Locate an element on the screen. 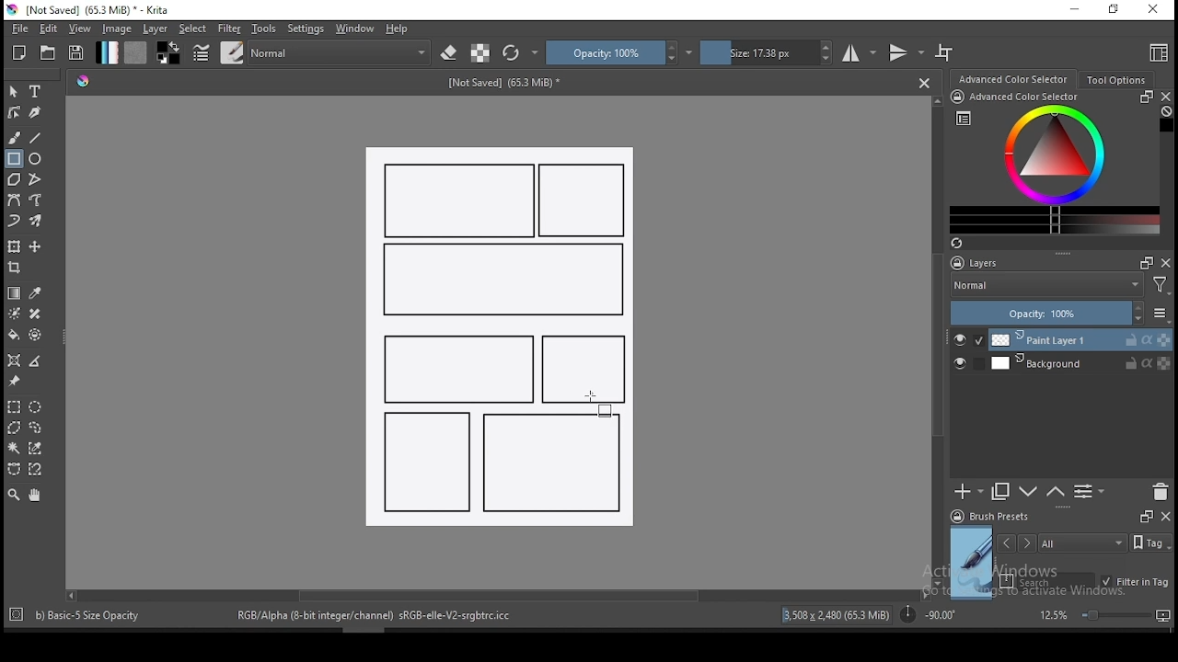 The width and height of the screenshot is (1178, 662). colors is located at coordinates (168, 52).